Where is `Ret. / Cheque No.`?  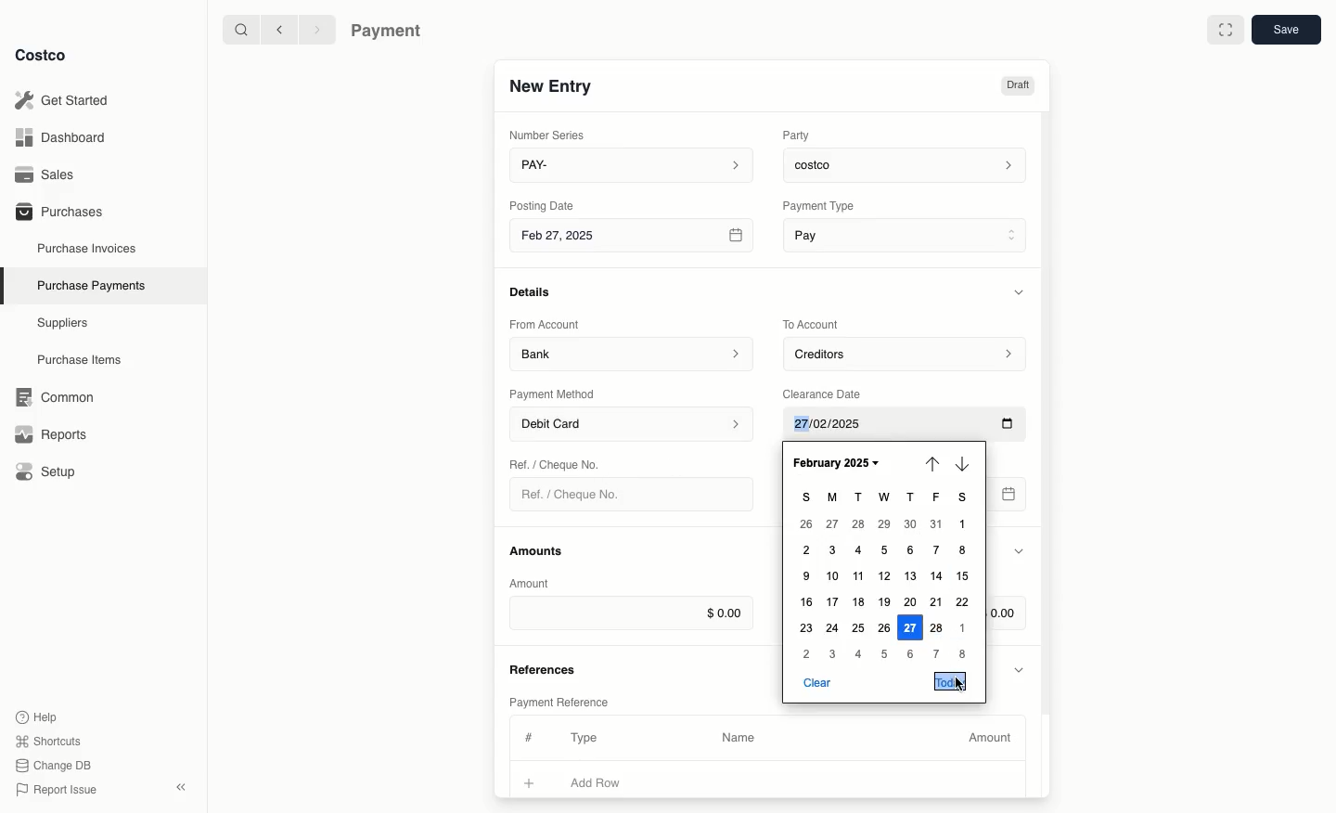
Ret. / Cheque No. is located at coordinates (557, 463).